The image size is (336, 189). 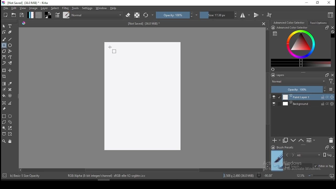 What do you see at coordinates (329, 3) in the screenshot?
I see ` close window` at bounding box center [329, 3].